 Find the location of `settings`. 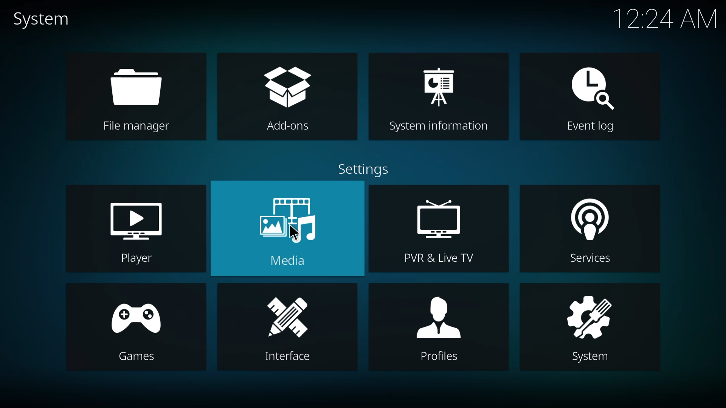

settings is located at coordinates (366, 169).